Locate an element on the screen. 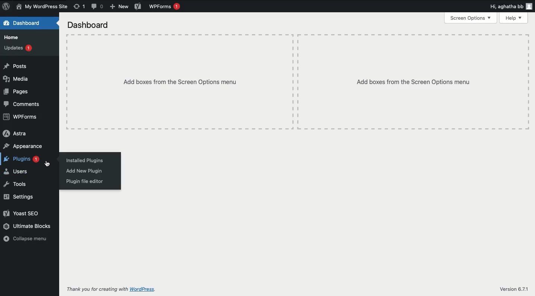 The image size is (535, 296). Add new plugin is located at coordinates (85, 171).